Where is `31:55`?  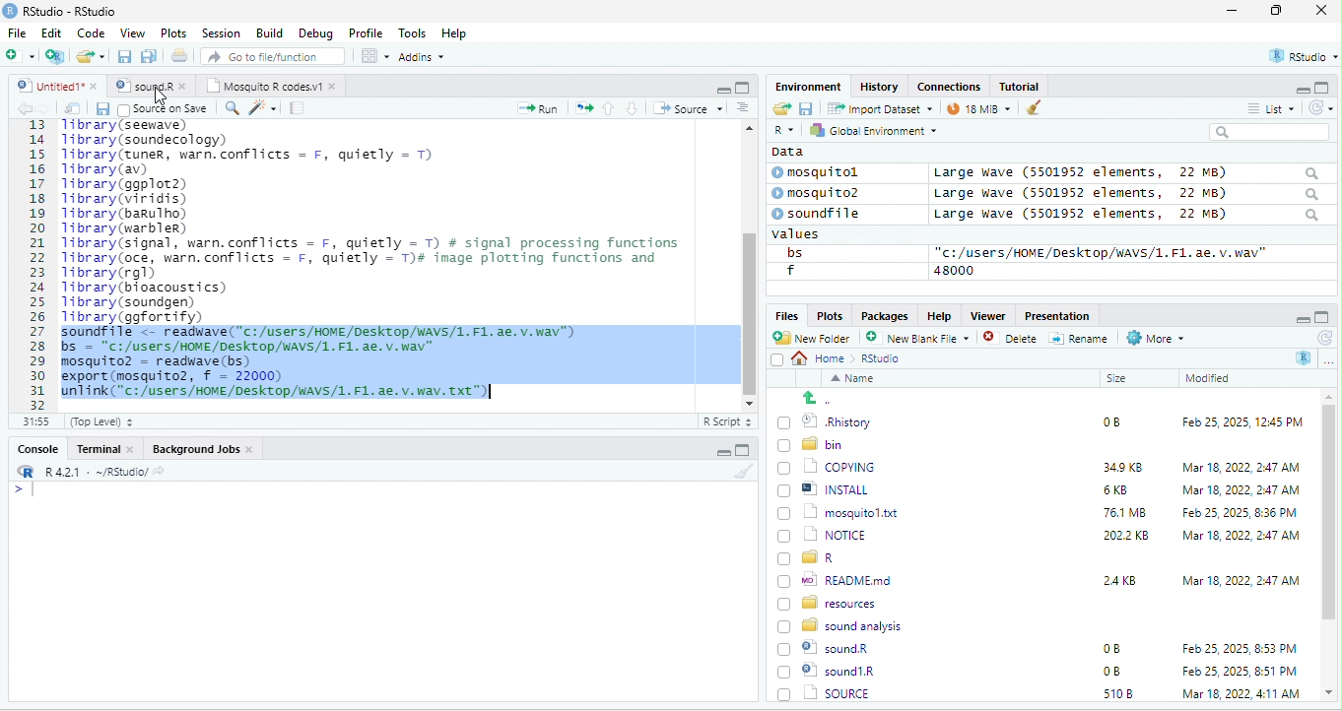 31:55 is located at coordinates (34, 421).